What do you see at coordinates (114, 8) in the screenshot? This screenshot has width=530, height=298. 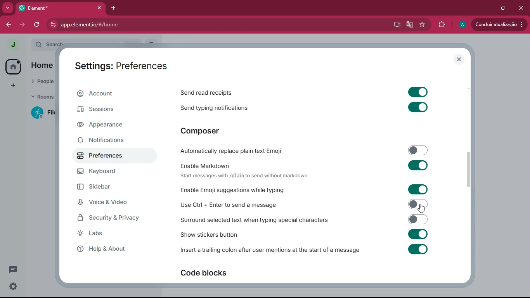 I see `add tab` at bounding box center [114, 8].